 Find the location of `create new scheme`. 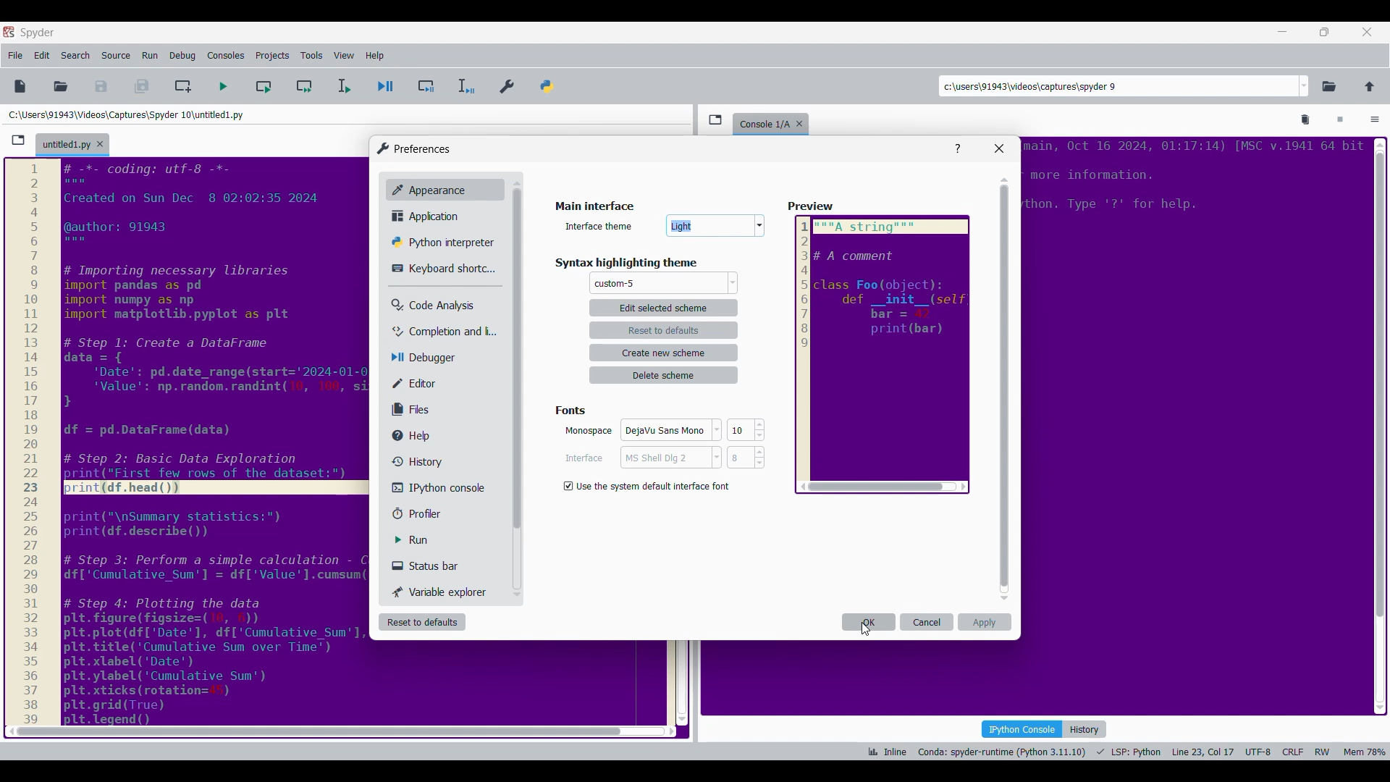

create new scheme is located at coordinates (665, 353).